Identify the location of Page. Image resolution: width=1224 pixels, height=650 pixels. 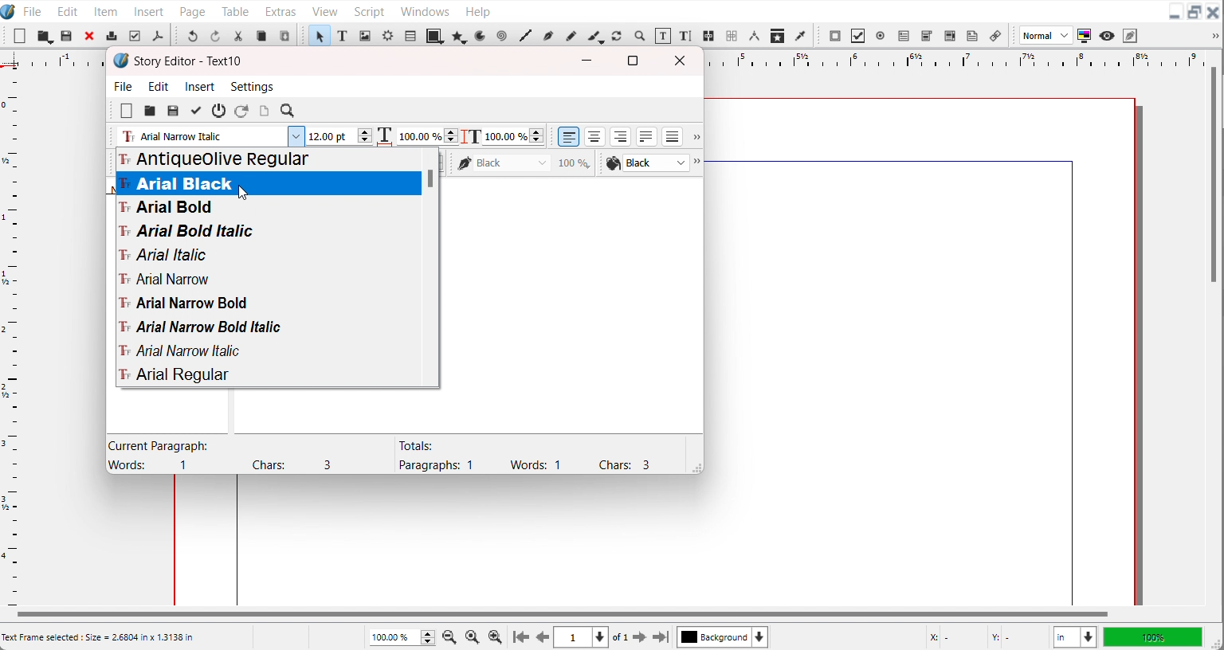
(192, 10).